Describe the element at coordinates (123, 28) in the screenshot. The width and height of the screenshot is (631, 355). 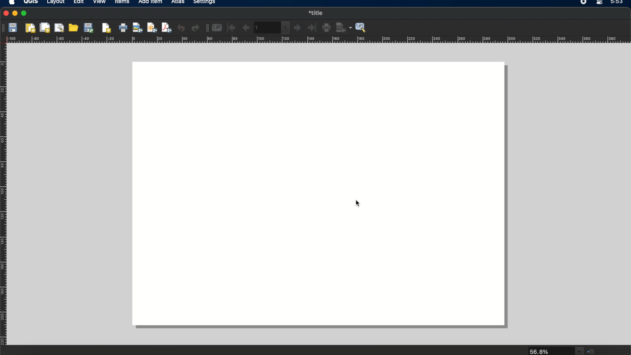
I see `print layout` at that location.